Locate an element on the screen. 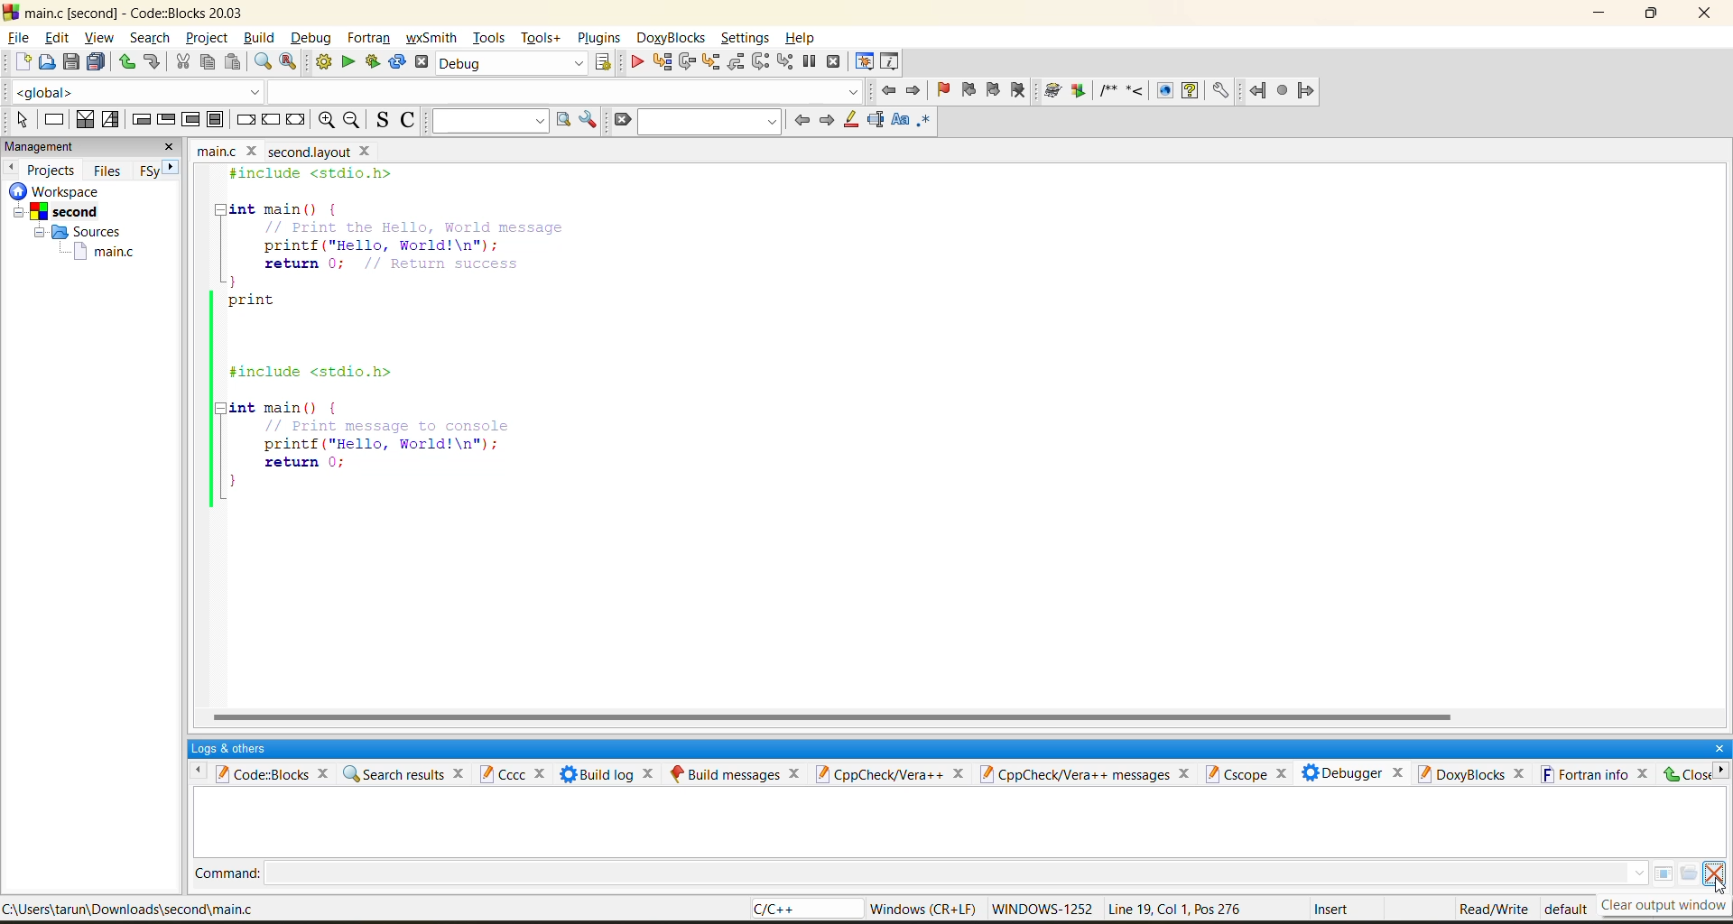 The width and height of the screenshot is (1733, 924). cut is located at coordinates (184, 63).